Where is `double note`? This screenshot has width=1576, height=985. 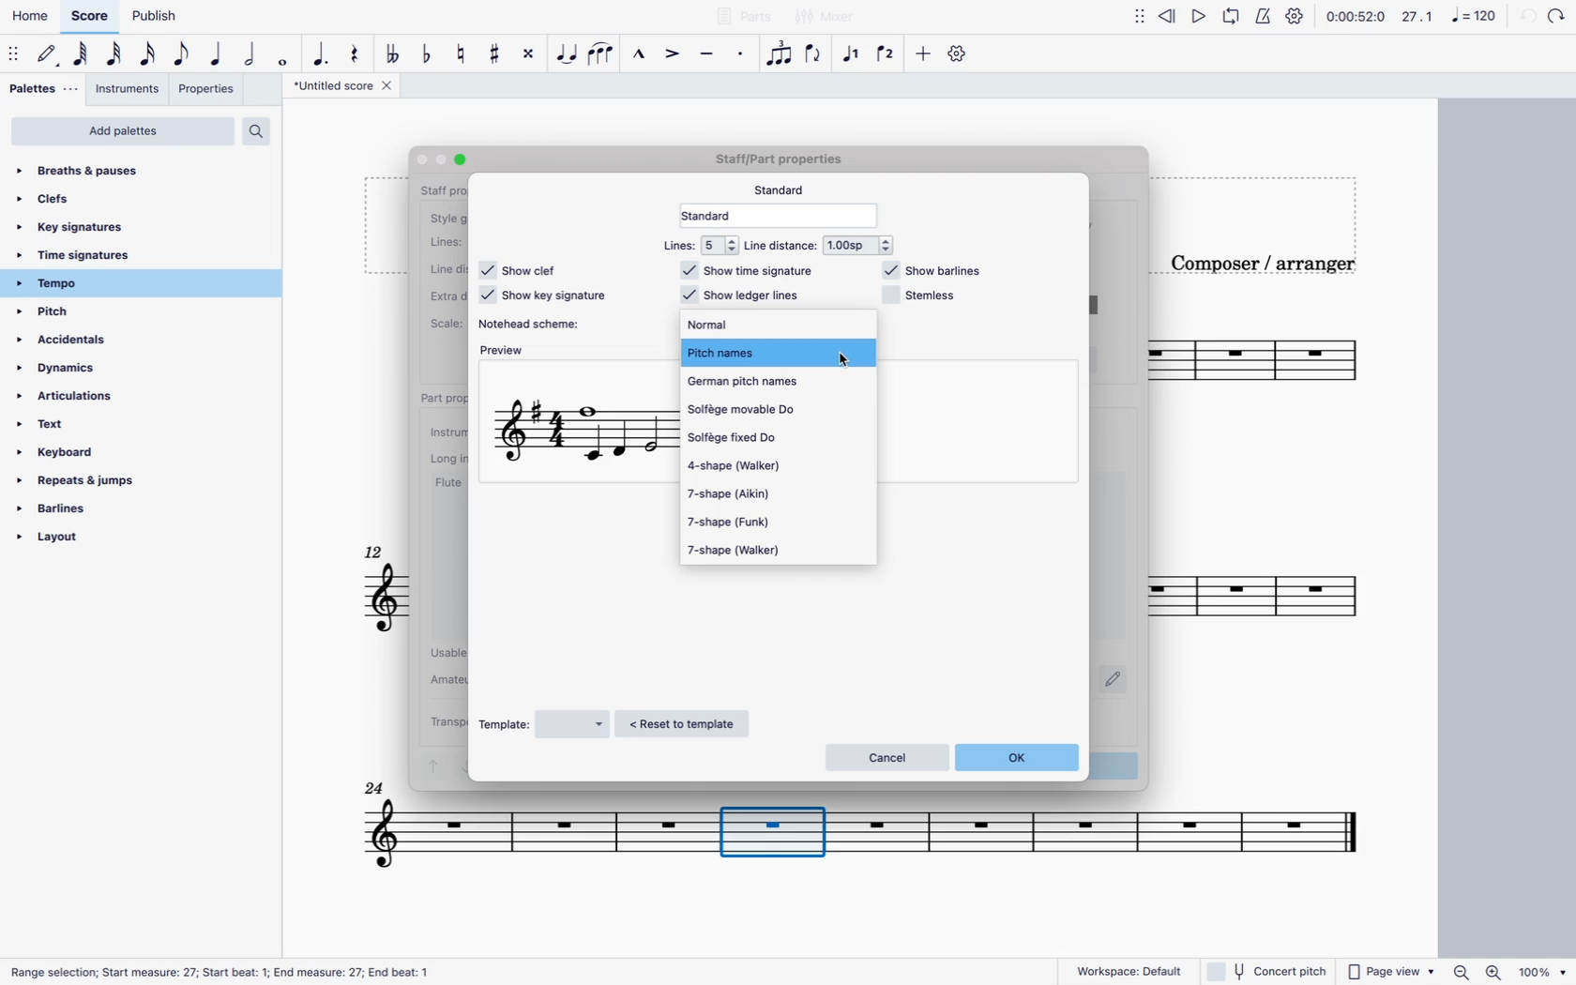
double note is located at coordinates (250, 53).